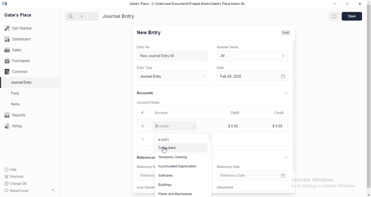 Image resolution: width=371 pixels, height=197 pixels. Describe the element at coordinates (119, 16) in the screenshot. I see `Journal Entry` at that location.